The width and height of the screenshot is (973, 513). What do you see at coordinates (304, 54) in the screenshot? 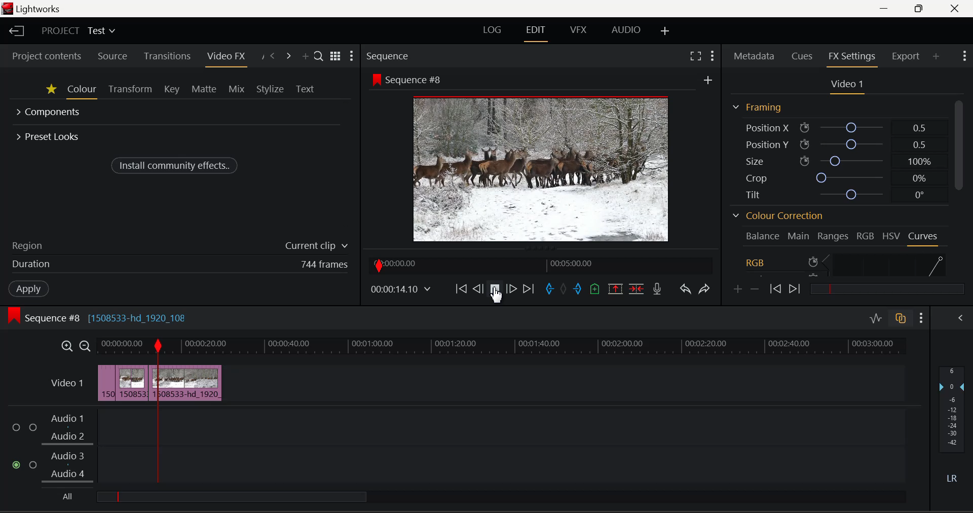
I see `Add Panel` at bounding box center [304, 54].